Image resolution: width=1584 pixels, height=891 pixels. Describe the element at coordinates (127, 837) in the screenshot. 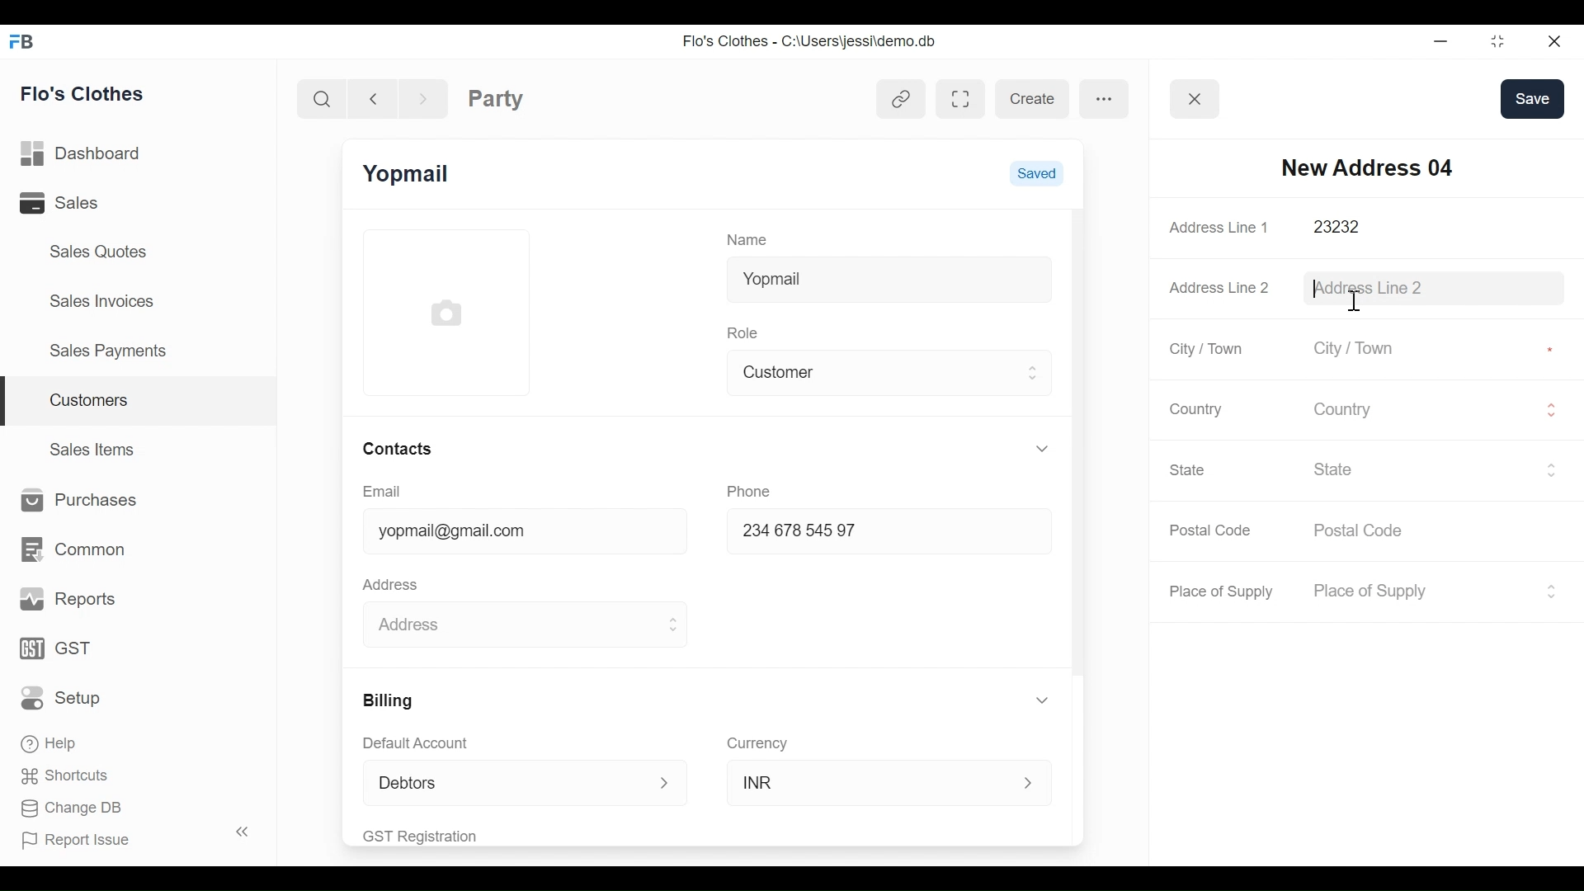

I see `Report Issue` at that location.